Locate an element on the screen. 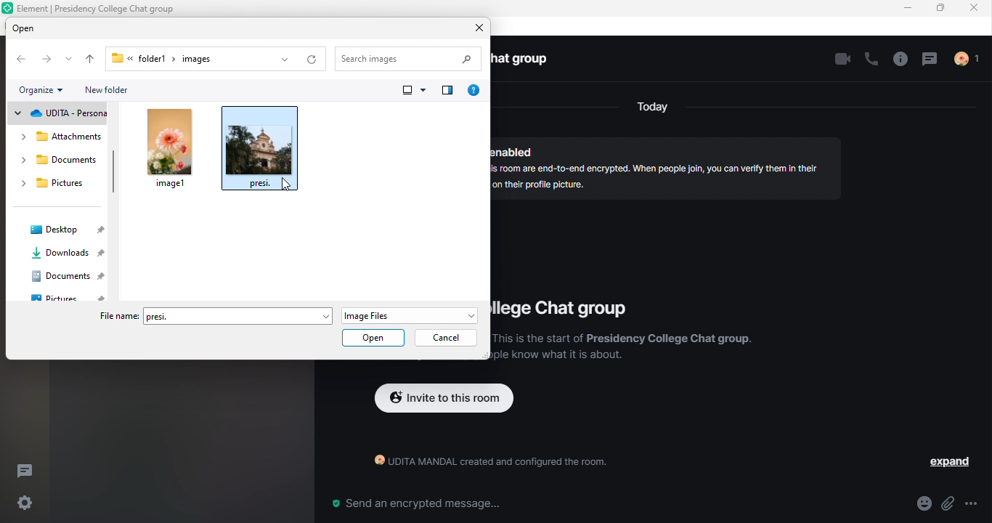  voice call is located at coordinates (870, 61).